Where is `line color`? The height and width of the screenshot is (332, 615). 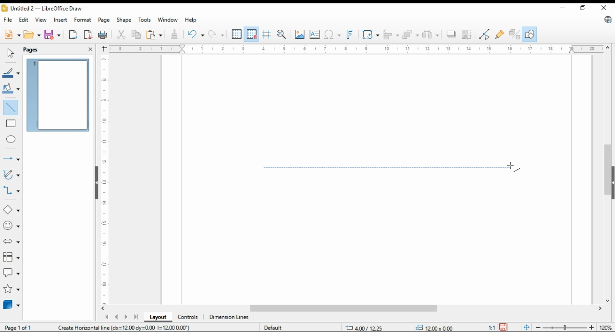
line color is located at coordinates (11, 72).